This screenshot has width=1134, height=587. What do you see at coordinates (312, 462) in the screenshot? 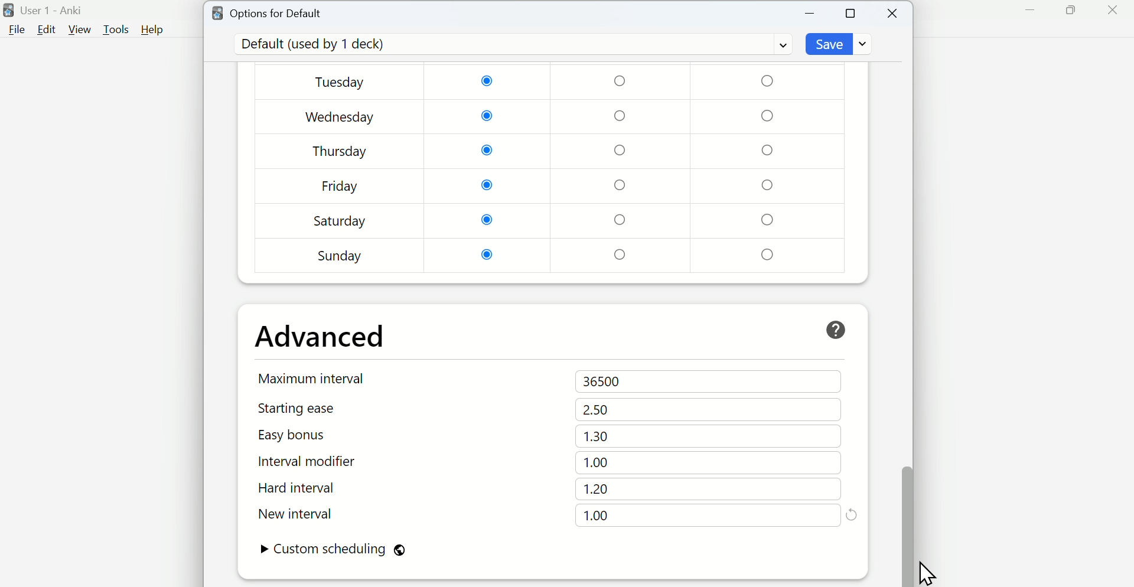
I see `Interval modifier` at bounding box center [312, 462].